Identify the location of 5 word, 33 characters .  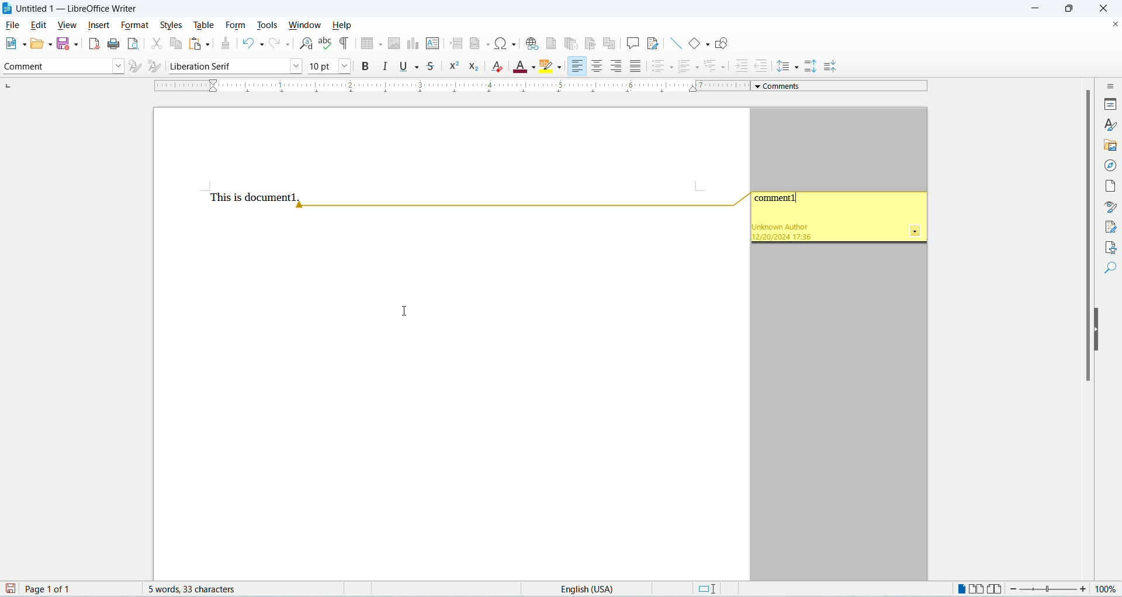
(198, 589).